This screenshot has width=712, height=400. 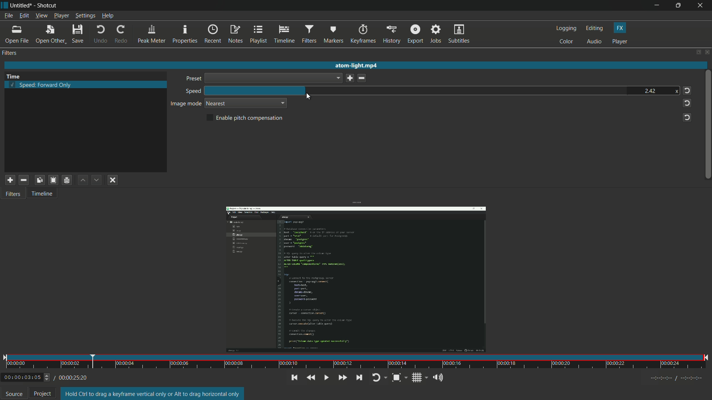 What do you see at coordinates (354, 278) in the screenshot?
I see `opened file` at bounding box center [354, 278].